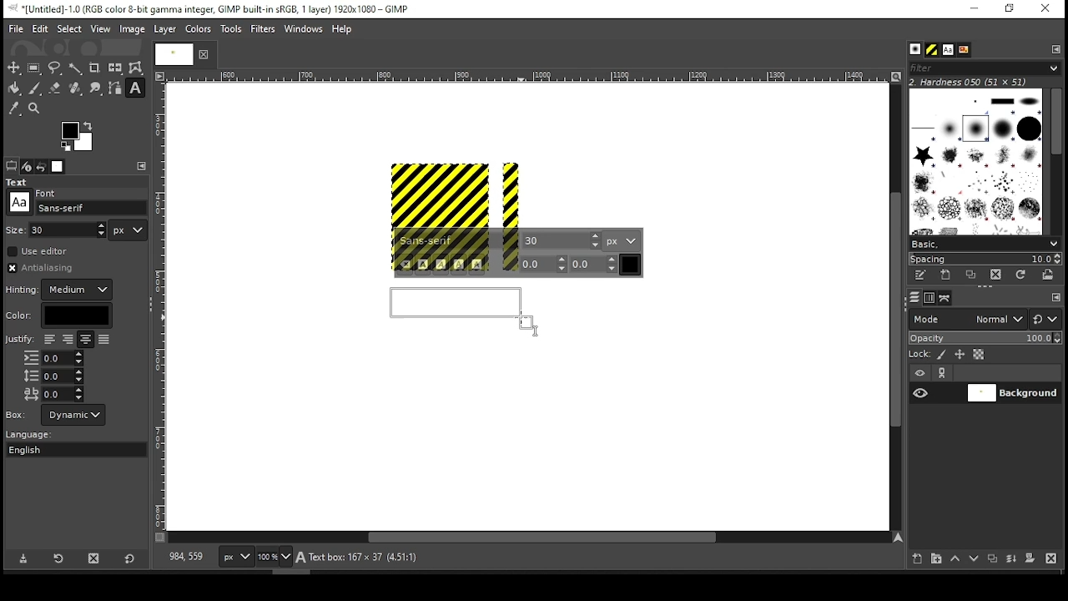 Image resolution: width=1068 pixels, height=601 pixels. Describe the element at coordinates (13, 110) in the screenshot. I see `color picker tool` at that location.